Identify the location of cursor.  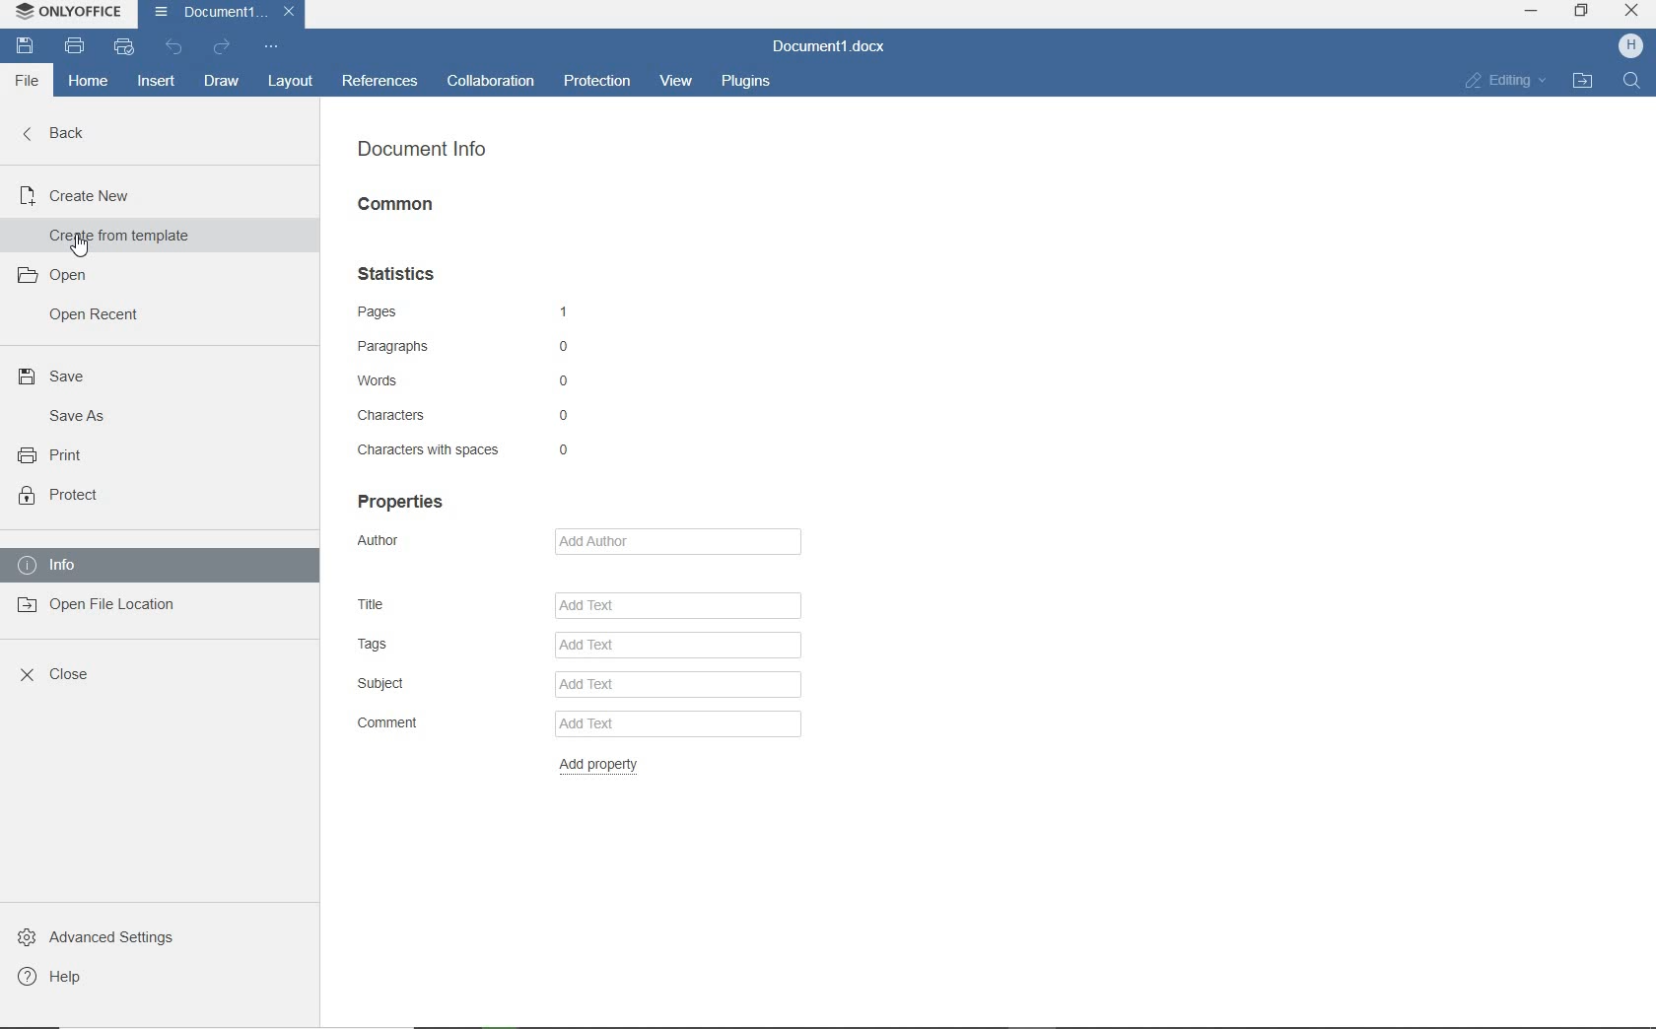
(85, 247).